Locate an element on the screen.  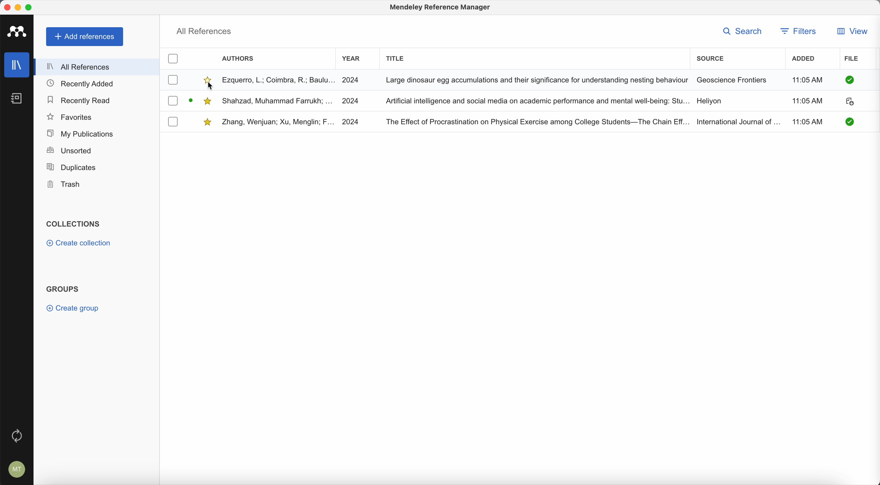
checkbox is located at coordinates (173, 80).